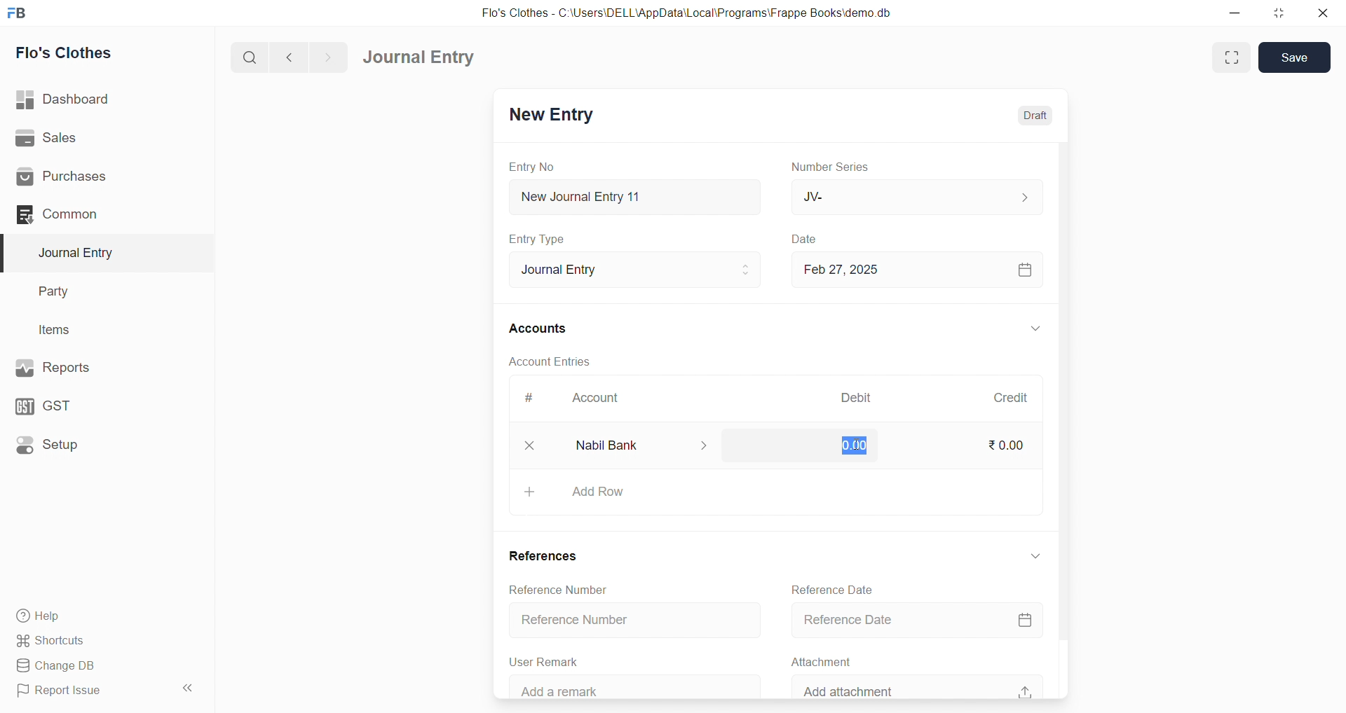 This screenshot has height=713, width=1346. I want to click on Credit, so click(1012, 399).